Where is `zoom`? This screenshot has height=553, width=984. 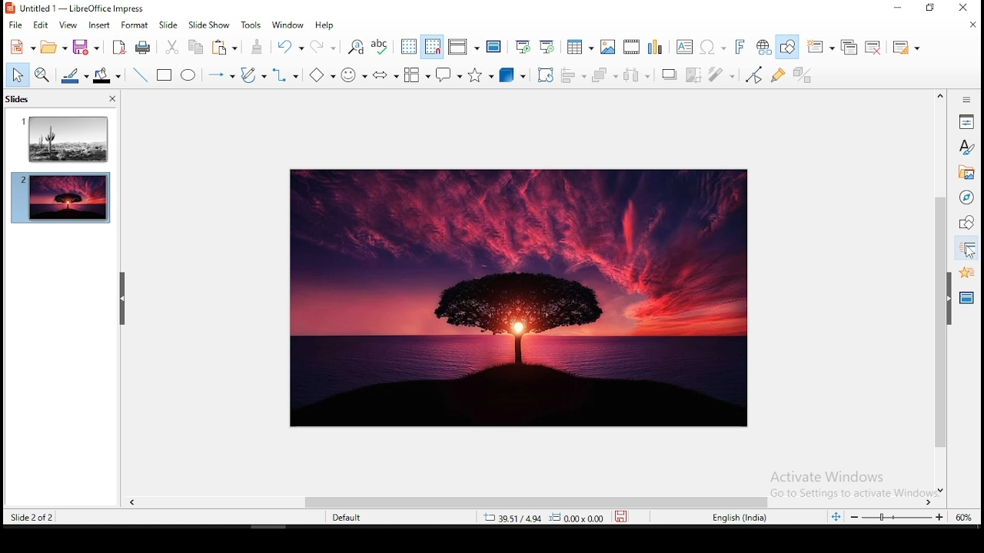
zoom is located at coordinates (896, 516).